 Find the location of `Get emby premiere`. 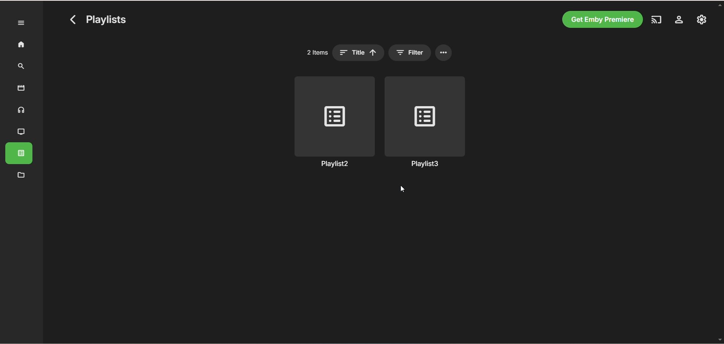

Get emby premiere is located at coordinates (601, 19).